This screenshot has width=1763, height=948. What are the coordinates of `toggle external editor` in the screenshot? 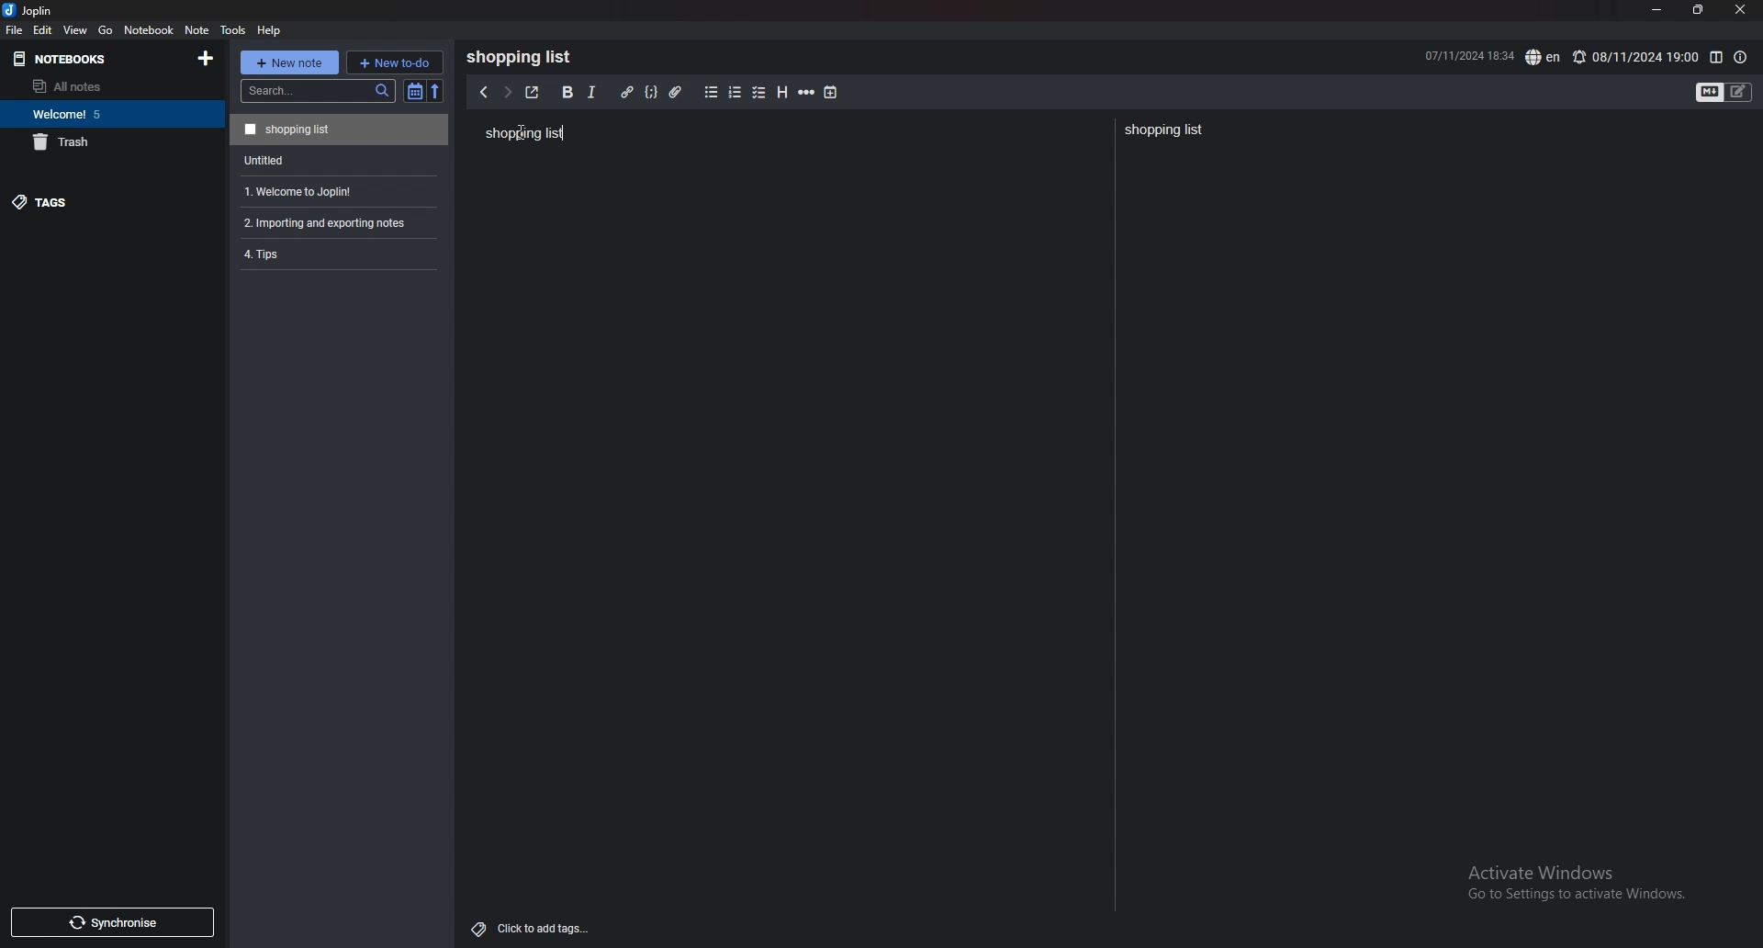 It's located at (532, 92).